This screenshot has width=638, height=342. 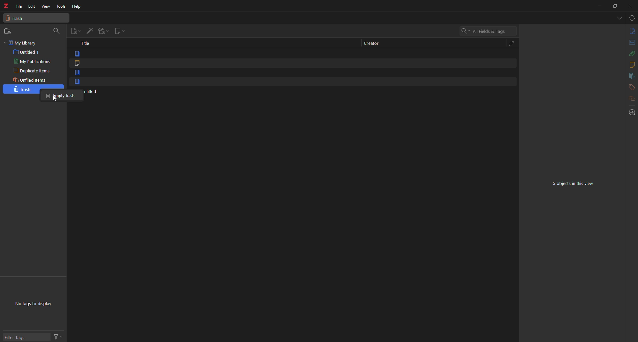 What do you see at coordinates (599, 6) in the screenshot?
I see `minimize` at bounding box center [599, 6].